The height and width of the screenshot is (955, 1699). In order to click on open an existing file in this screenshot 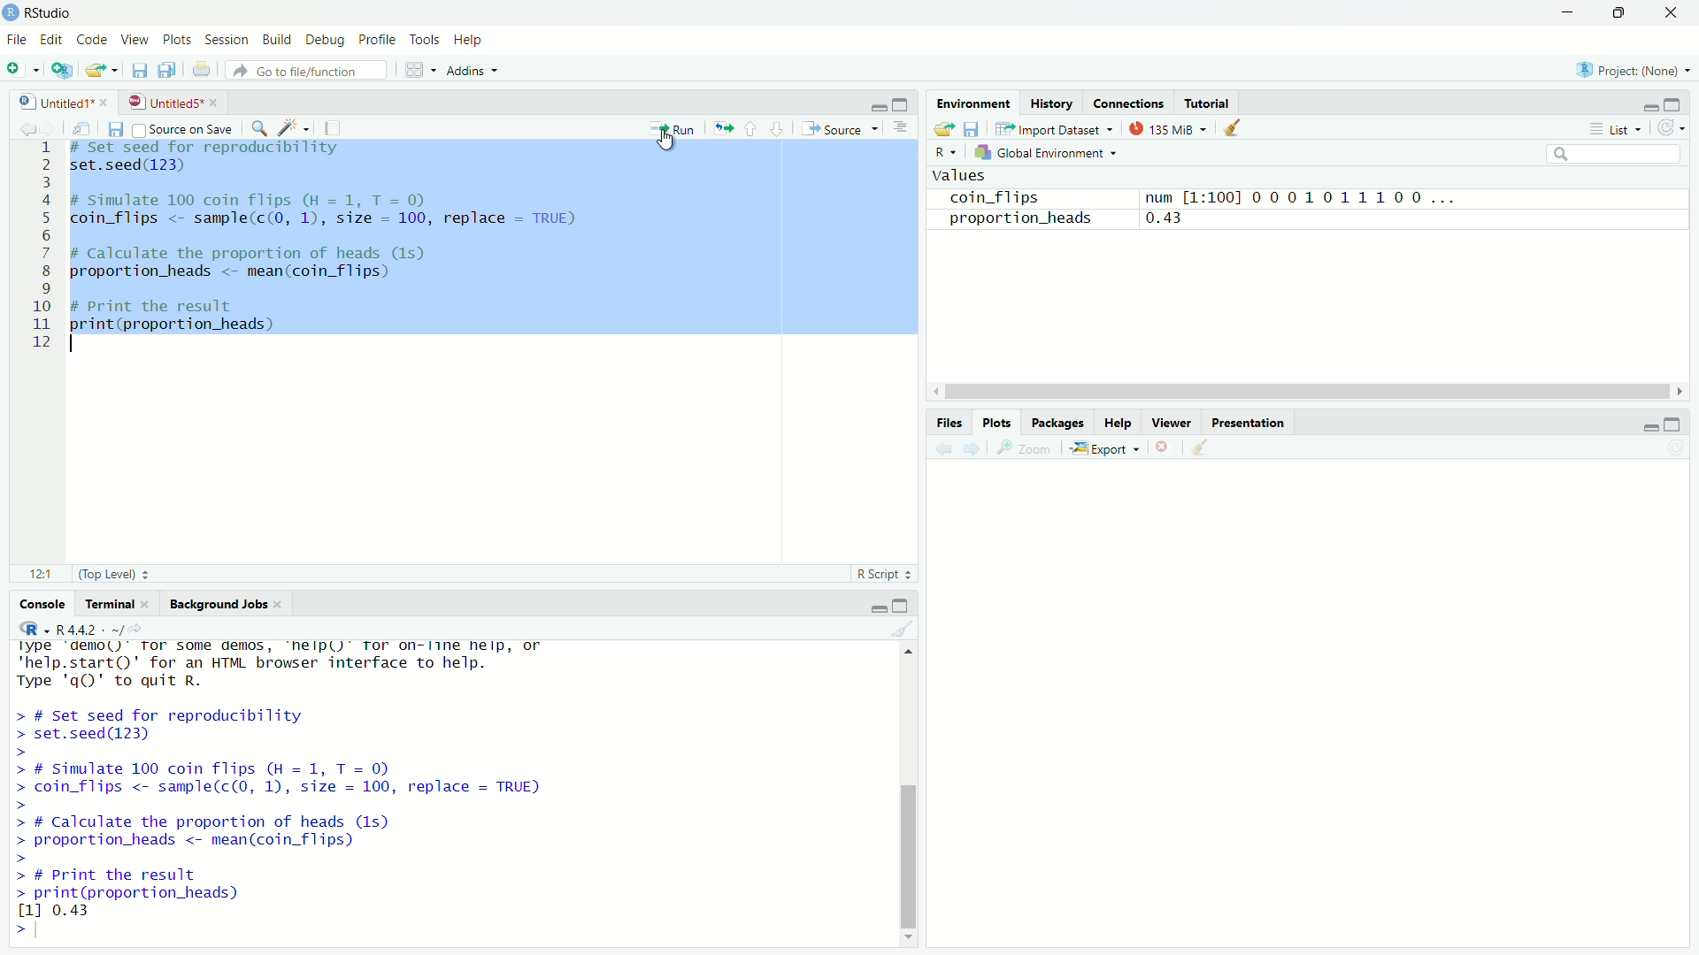, I will do `click(101, 72)`.